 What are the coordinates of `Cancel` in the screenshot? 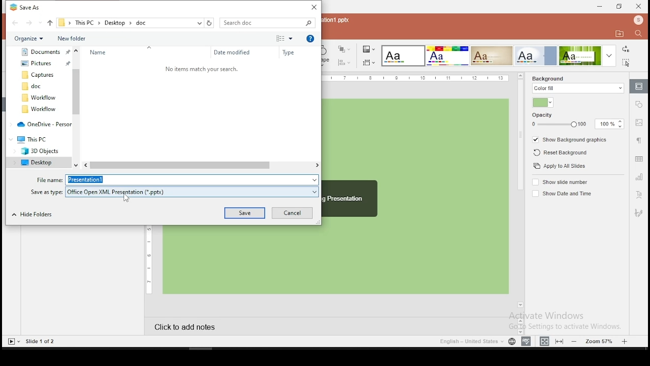 It's located at (291, 213).